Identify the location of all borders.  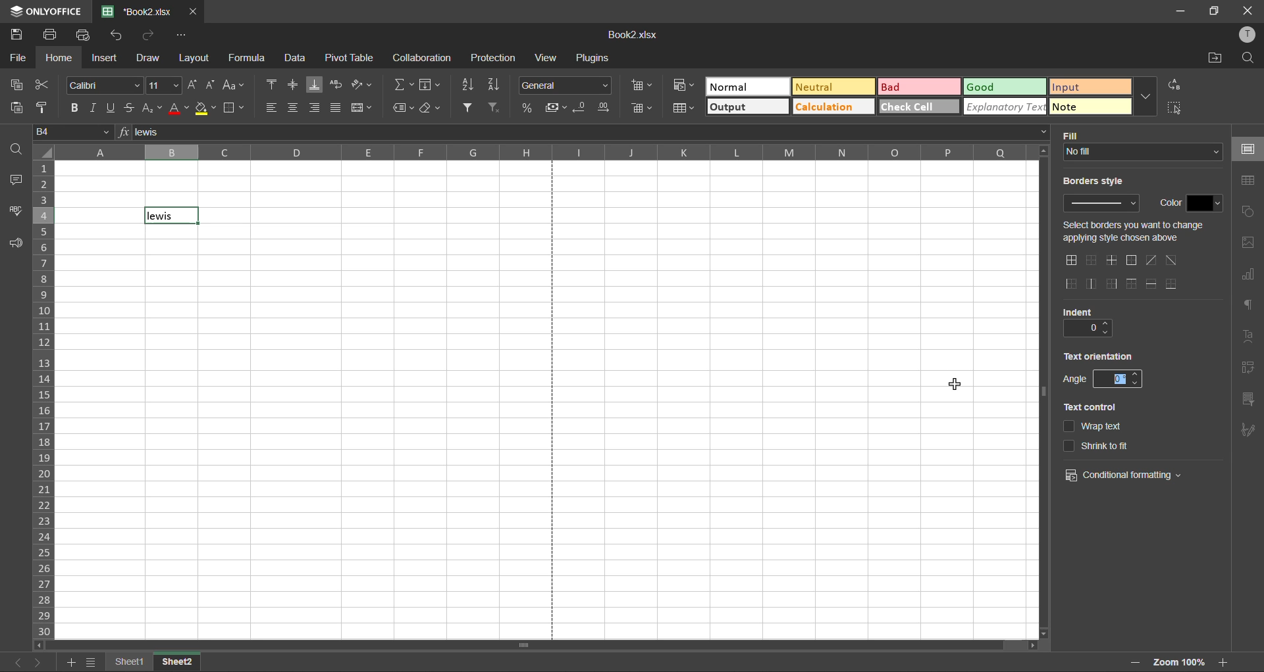
(1070, 260).